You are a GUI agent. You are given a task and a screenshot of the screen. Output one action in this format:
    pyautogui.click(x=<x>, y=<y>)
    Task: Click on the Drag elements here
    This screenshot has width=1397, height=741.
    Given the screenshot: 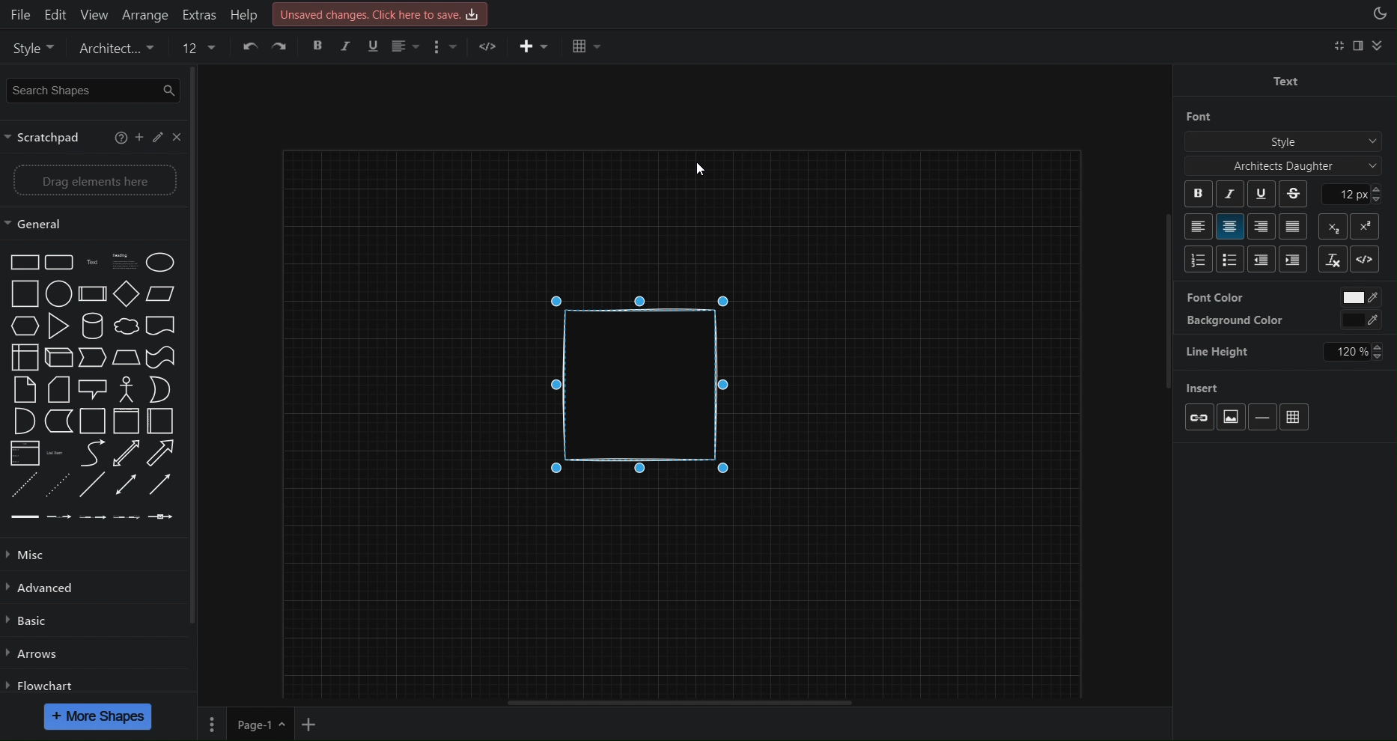 What is the action you would take?
    pyautogui.click(x=91, y=180)
    